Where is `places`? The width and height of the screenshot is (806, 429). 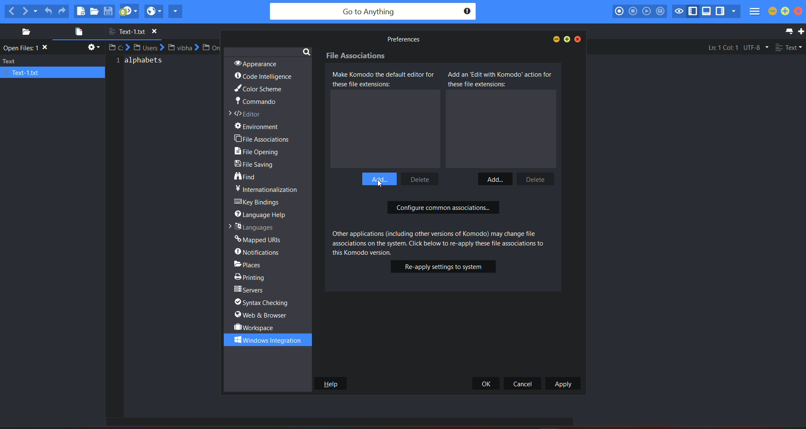 places is located at coordinates (255, 264).